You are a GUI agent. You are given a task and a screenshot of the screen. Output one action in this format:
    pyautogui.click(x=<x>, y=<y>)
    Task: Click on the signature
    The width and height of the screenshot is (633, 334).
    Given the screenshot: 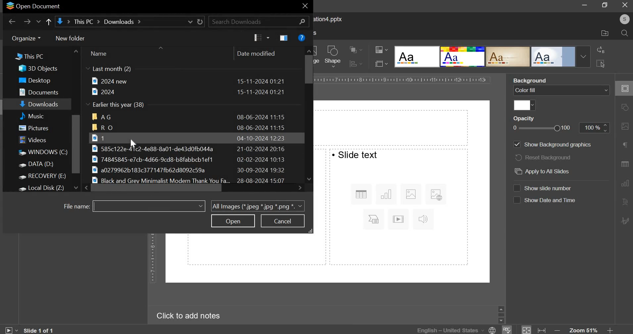 What is the action you would take?
    pyautogui.click(x=626, y=220)
    